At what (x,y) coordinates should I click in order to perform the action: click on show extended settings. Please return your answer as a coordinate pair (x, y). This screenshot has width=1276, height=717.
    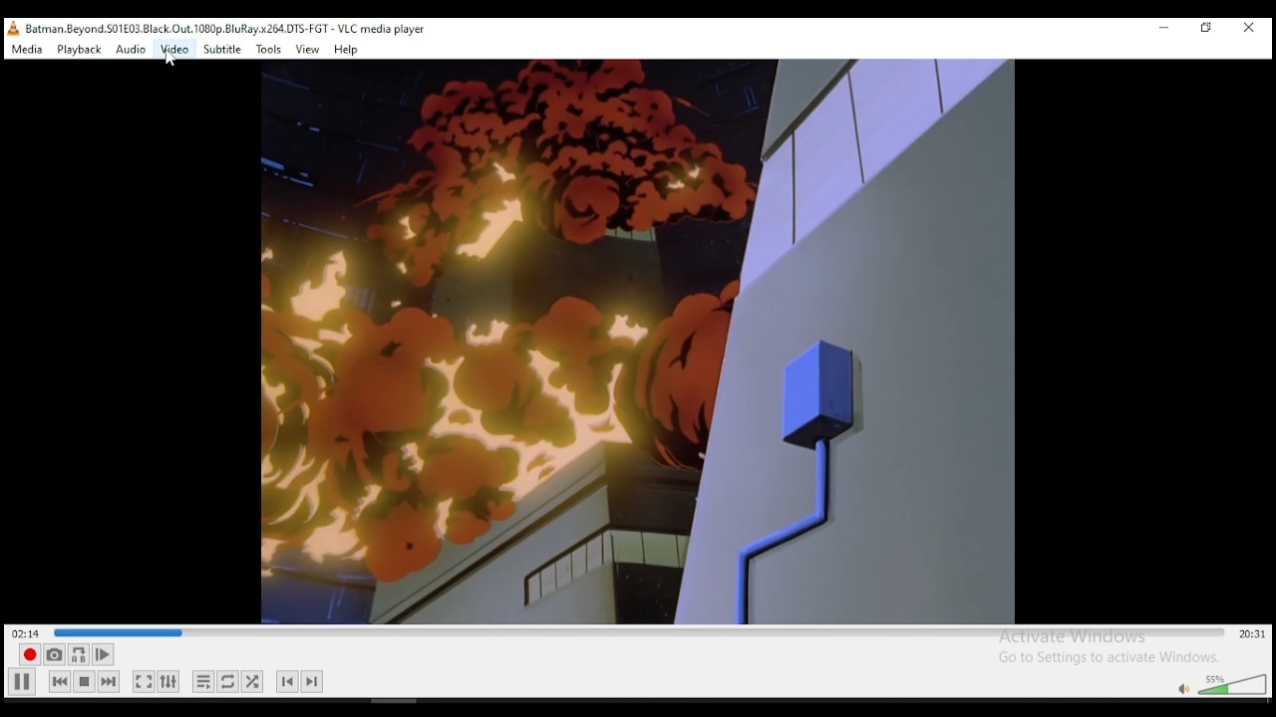
    Looking at the image, I should click on (168, 681).